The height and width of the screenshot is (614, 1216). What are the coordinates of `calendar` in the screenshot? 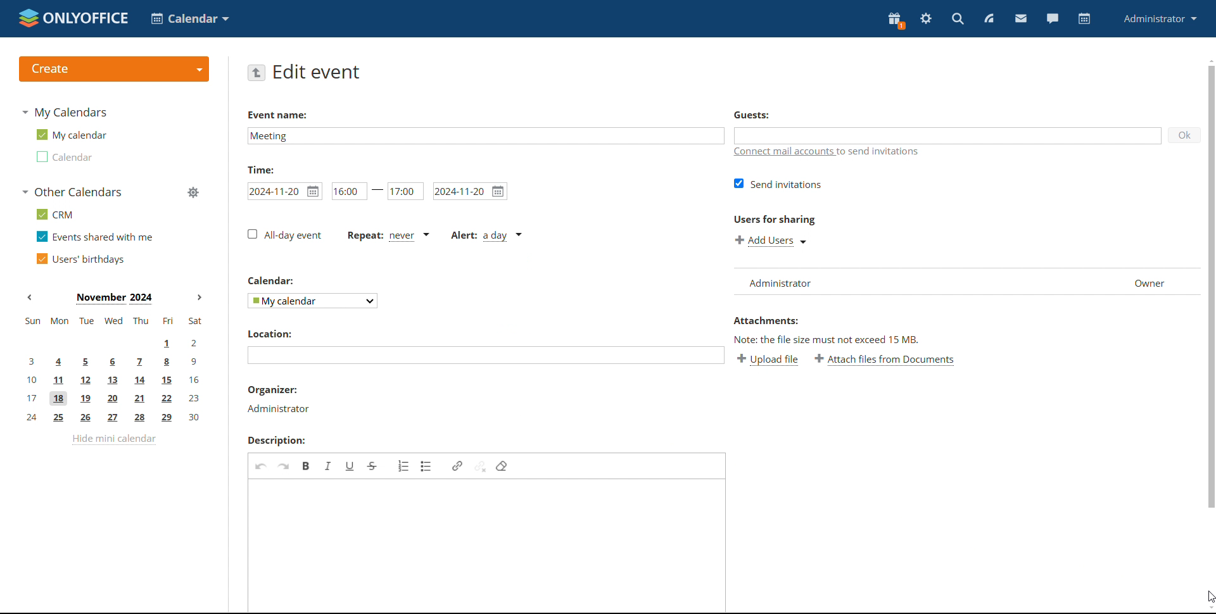 It's located at (1084, 19).